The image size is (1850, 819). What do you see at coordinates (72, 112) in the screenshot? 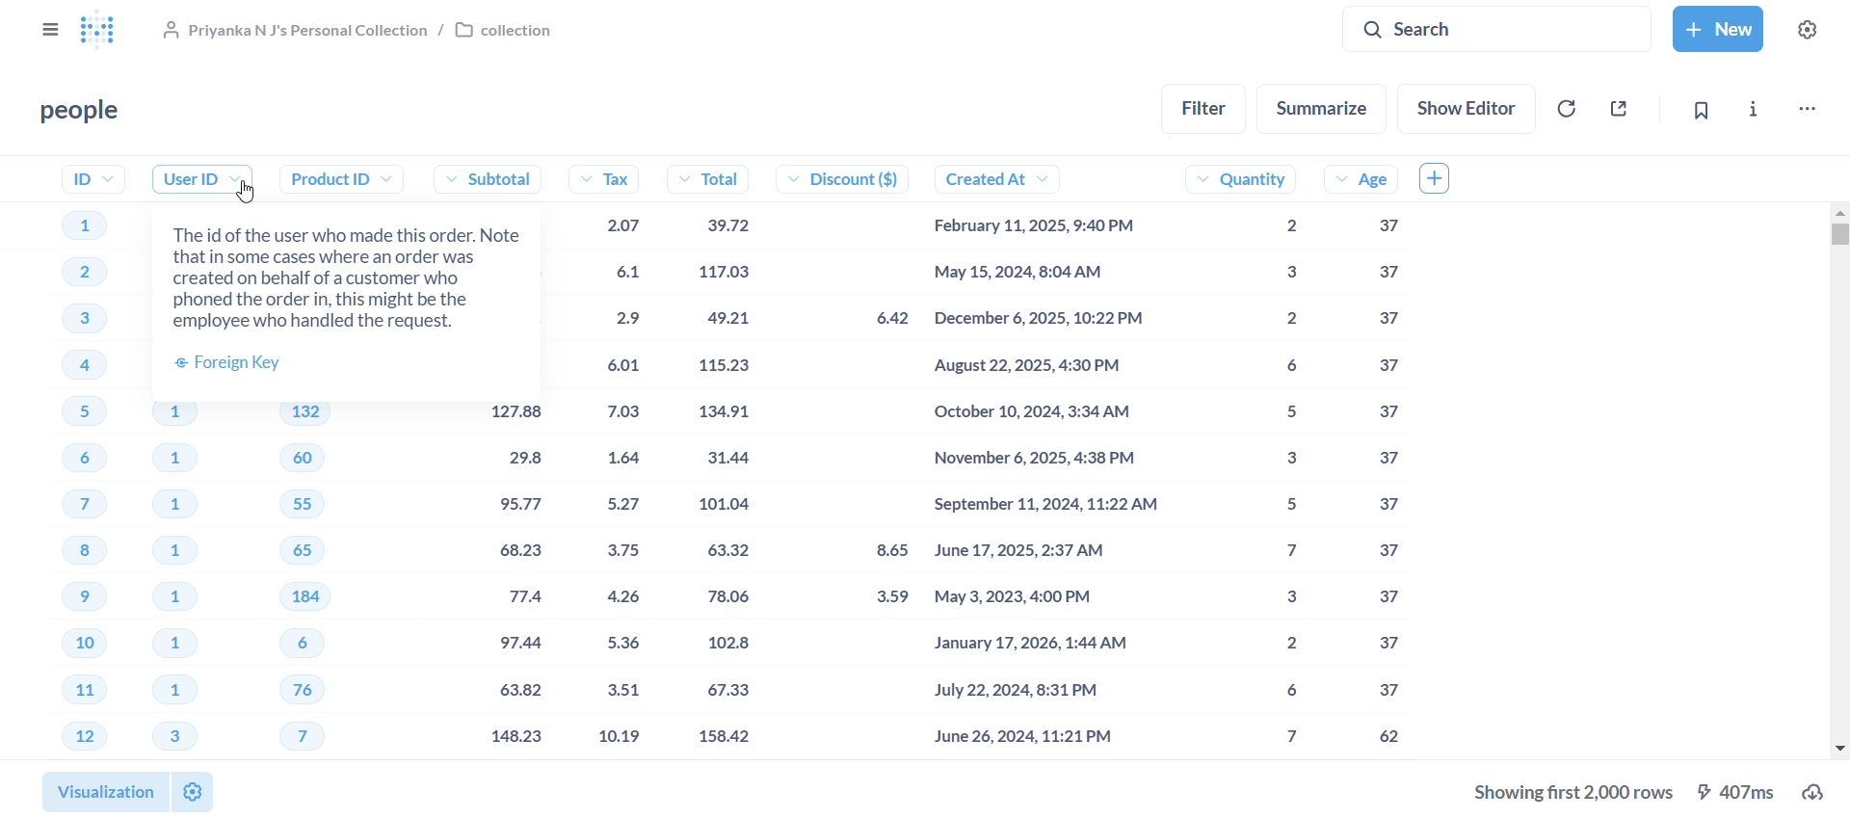
I see `people` at bounding box center [72, 112].